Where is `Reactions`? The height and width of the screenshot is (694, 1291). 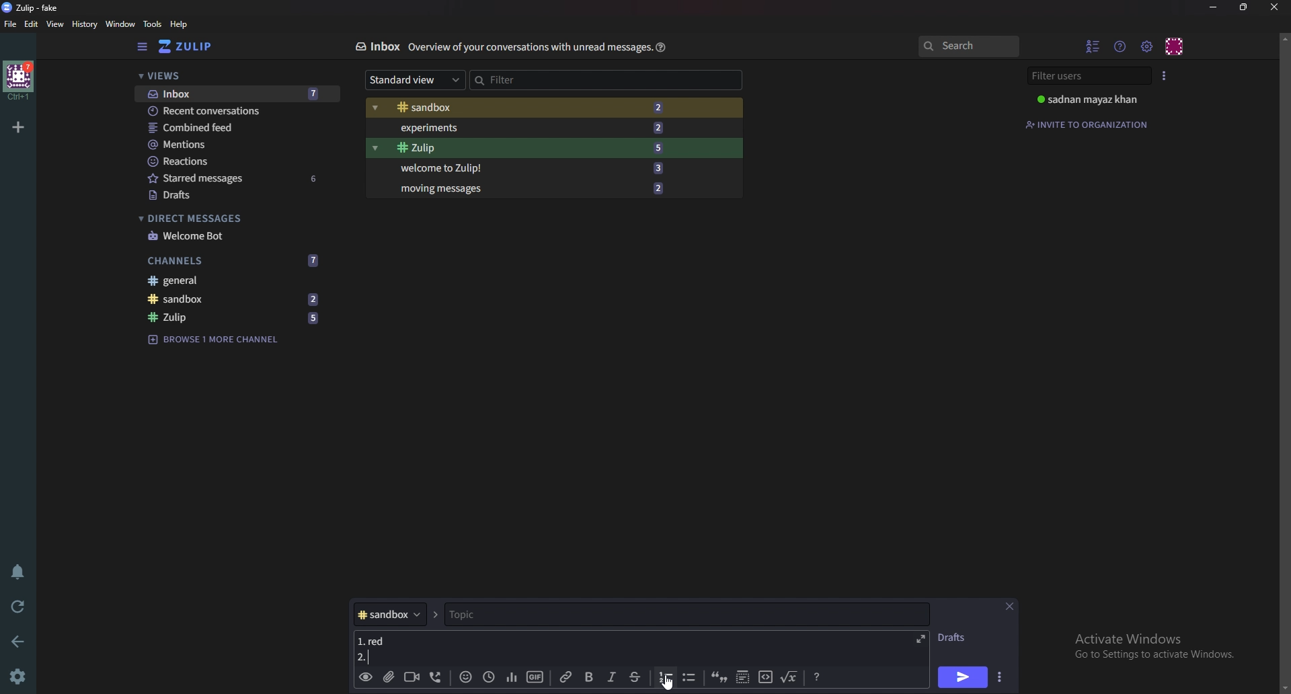
Reactions is located at coordinates (233, 160).